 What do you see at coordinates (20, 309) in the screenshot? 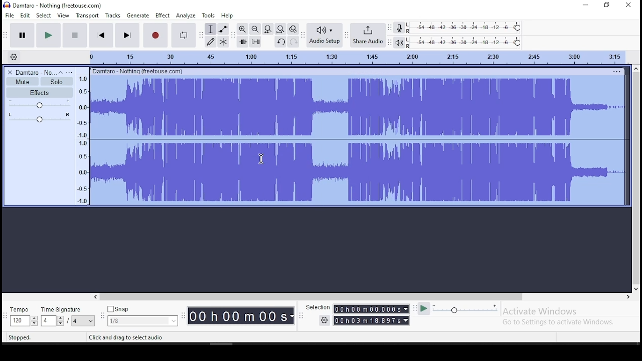
I see `tempo` at bounding box center [20, 309].